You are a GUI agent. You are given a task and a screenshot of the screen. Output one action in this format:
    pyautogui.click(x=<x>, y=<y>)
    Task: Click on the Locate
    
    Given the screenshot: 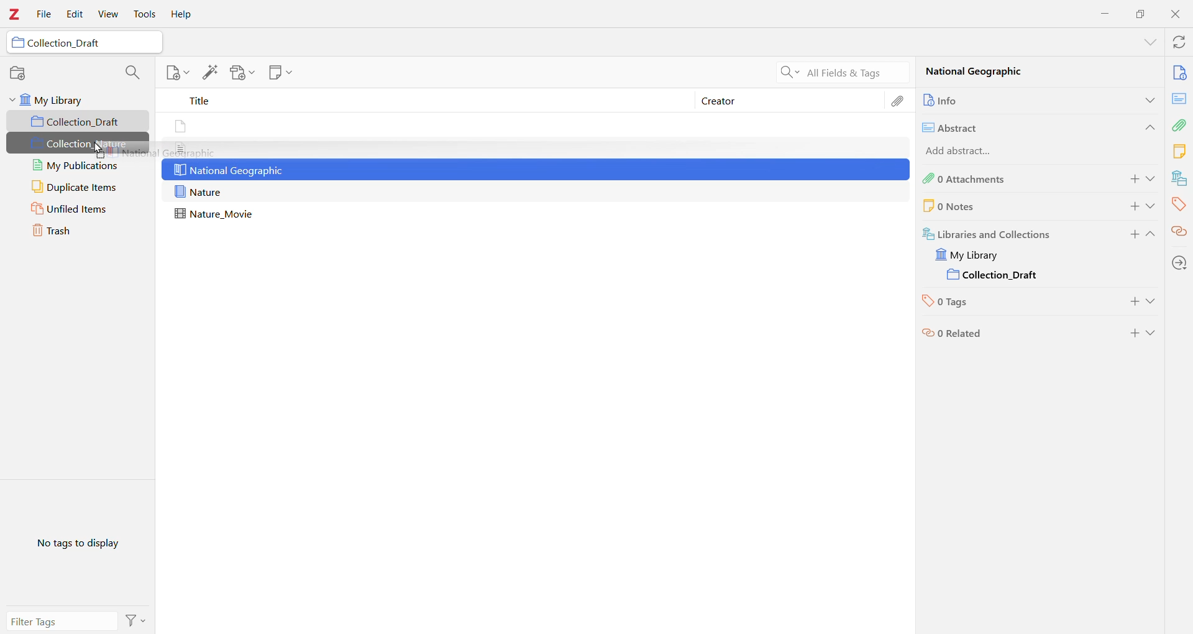 What is the action you would take?
    pyautogui.click(x=1179, y=262)
    